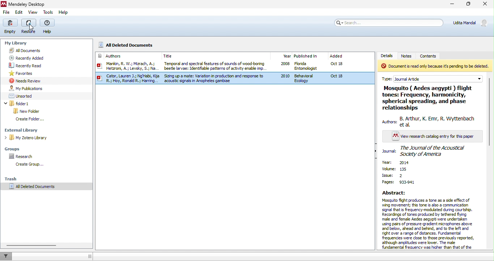 Image resolution: width=494 pixels, height=261 pixels. What do you see at coordinates (376, 151) in the screenshot?
I see `hide/show` at bounding box center [376, 151].